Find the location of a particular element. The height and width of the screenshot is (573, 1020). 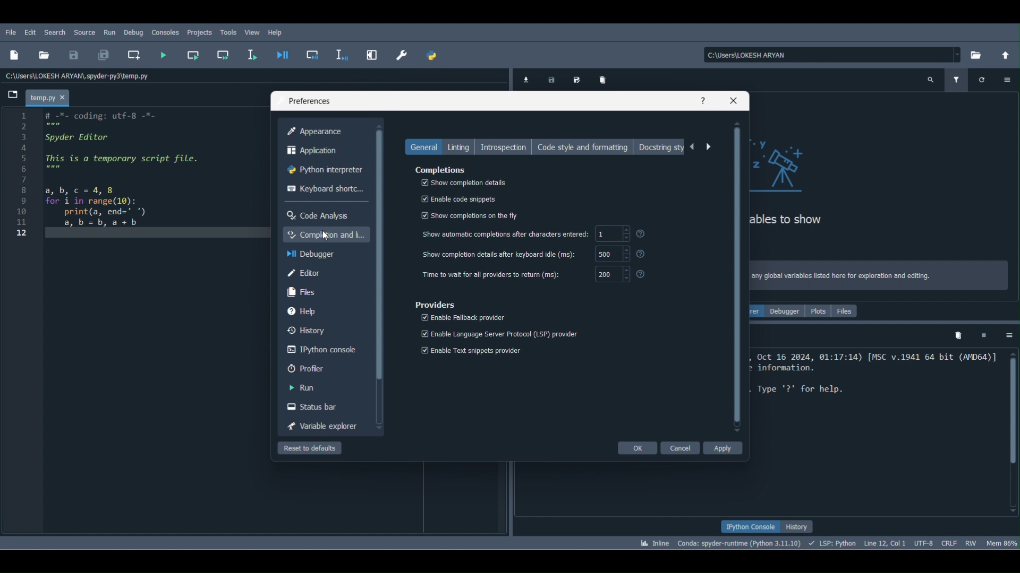

Run file (F5) is located at coordinates (165, 55).